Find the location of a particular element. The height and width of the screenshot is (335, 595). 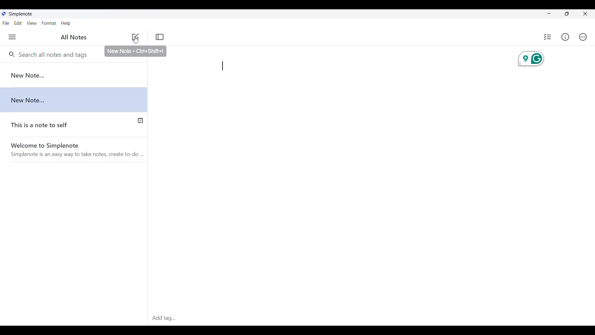

New Note.. is located at coordinates (74, 74).